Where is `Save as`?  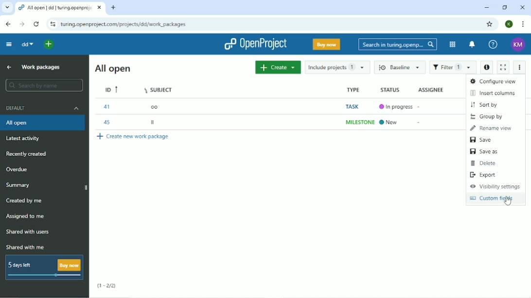 Save as is located at coordinates (486, 152).